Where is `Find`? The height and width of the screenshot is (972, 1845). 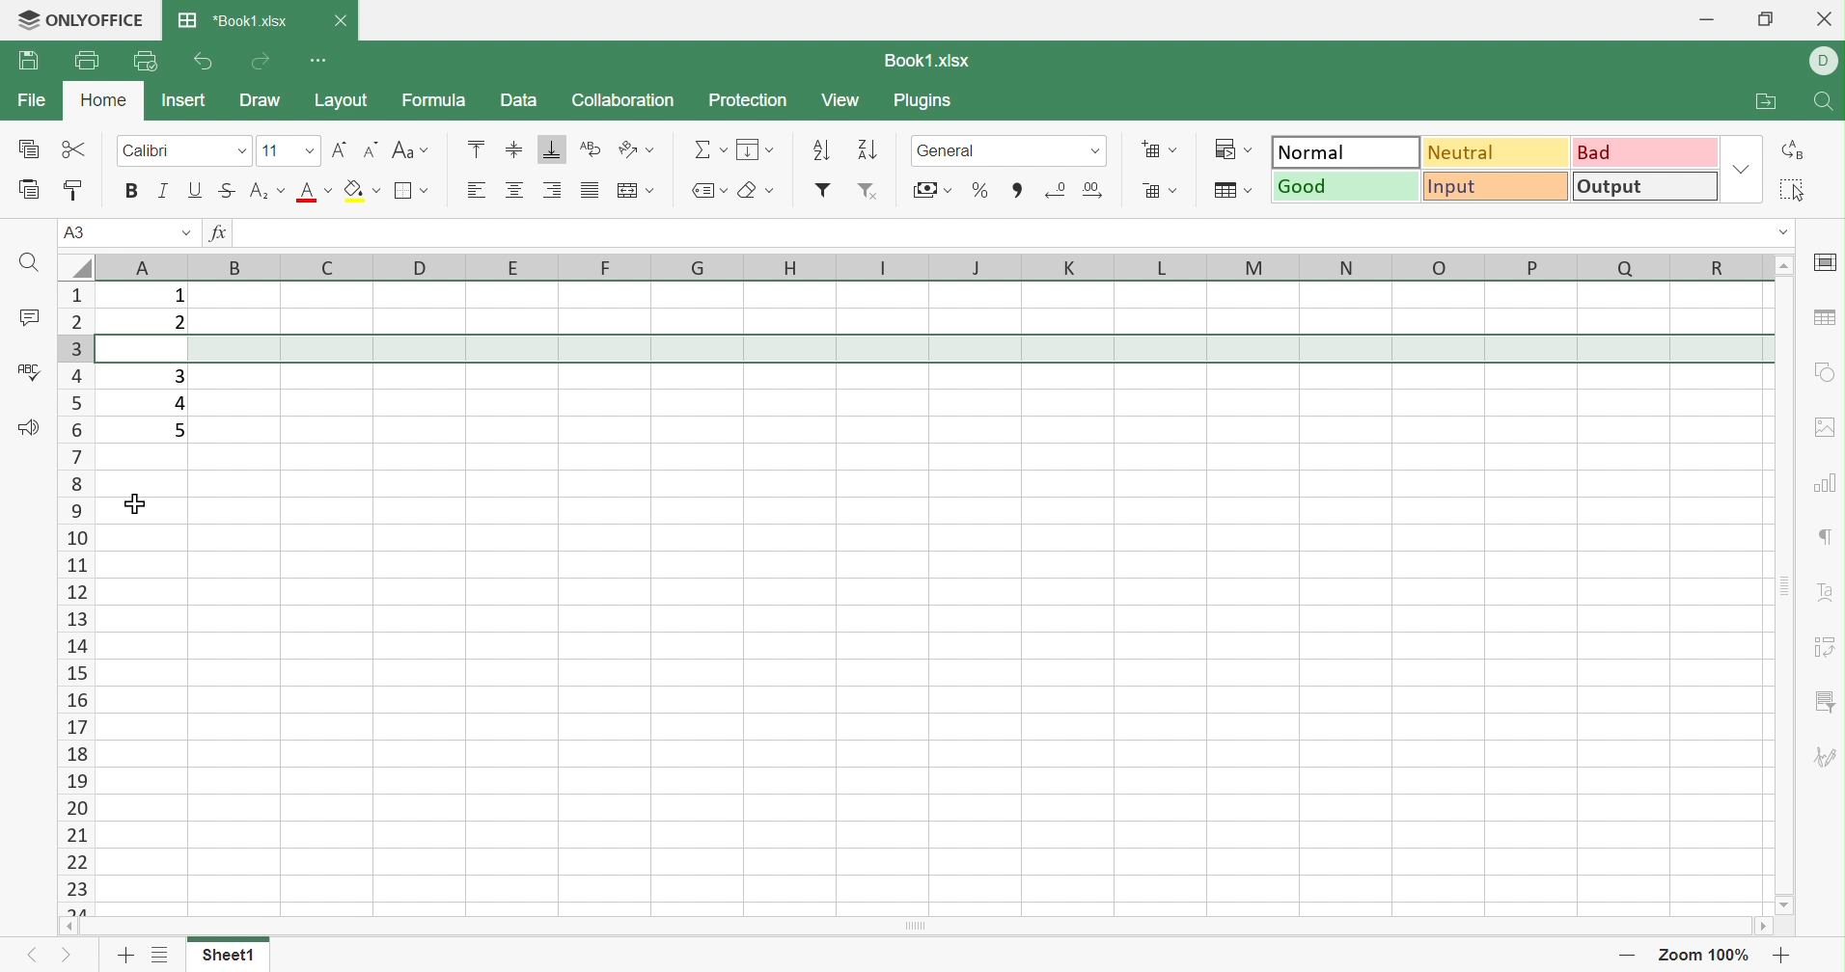
Find is located at coordinates (33, 266).